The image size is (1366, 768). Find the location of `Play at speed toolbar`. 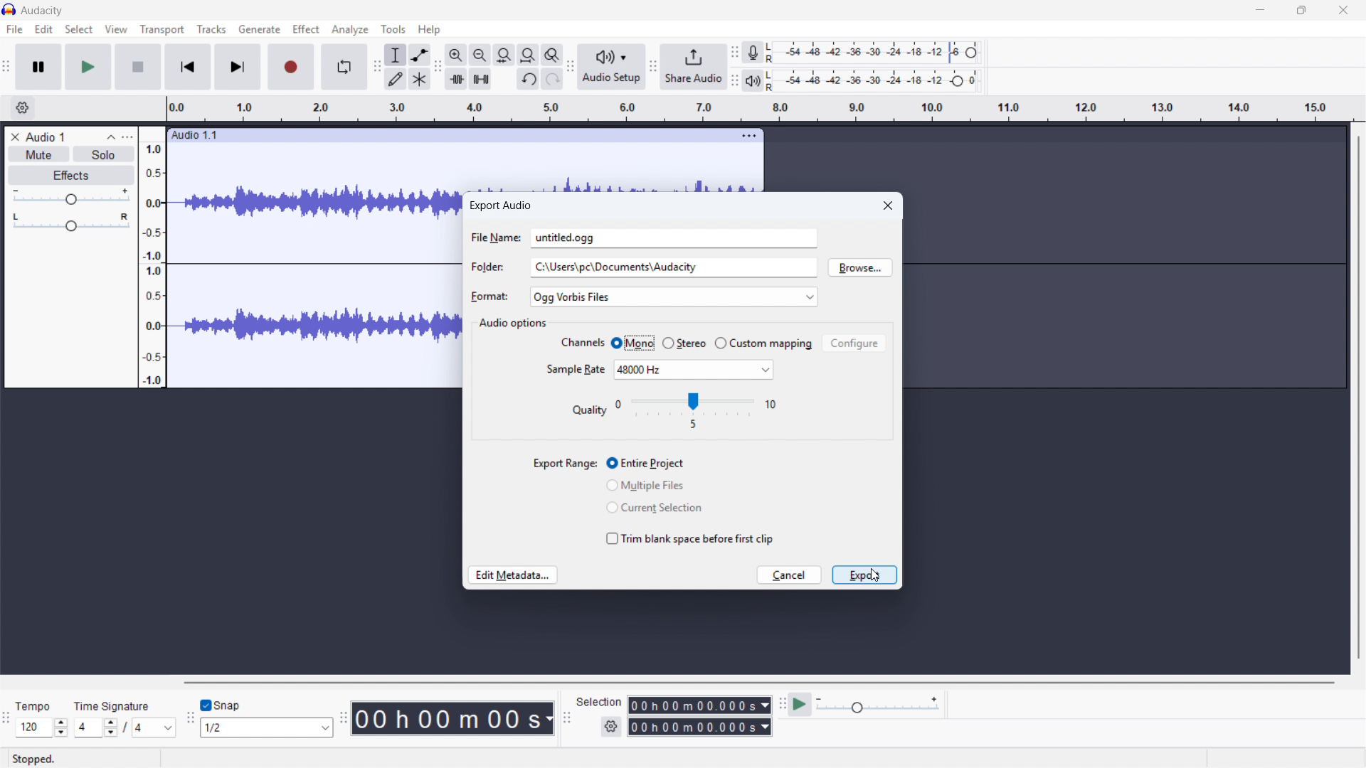

Play at speed toolbar is located at coordinates (781, 705).